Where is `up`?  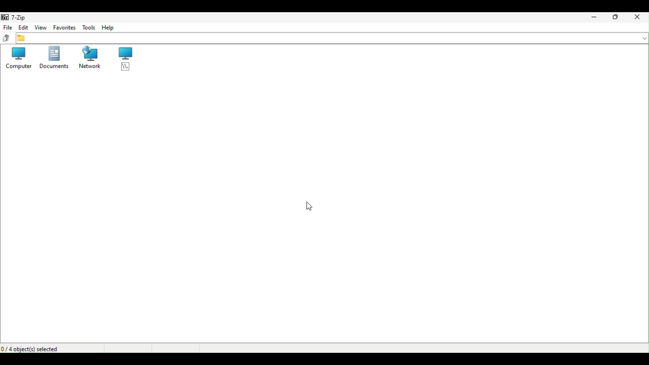 up is located at coordinates (8, 38).